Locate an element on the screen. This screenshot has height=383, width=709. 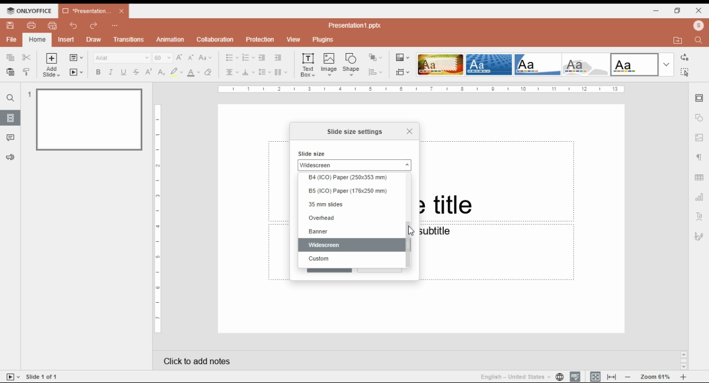
plugins is located at coordinates (323, 40).